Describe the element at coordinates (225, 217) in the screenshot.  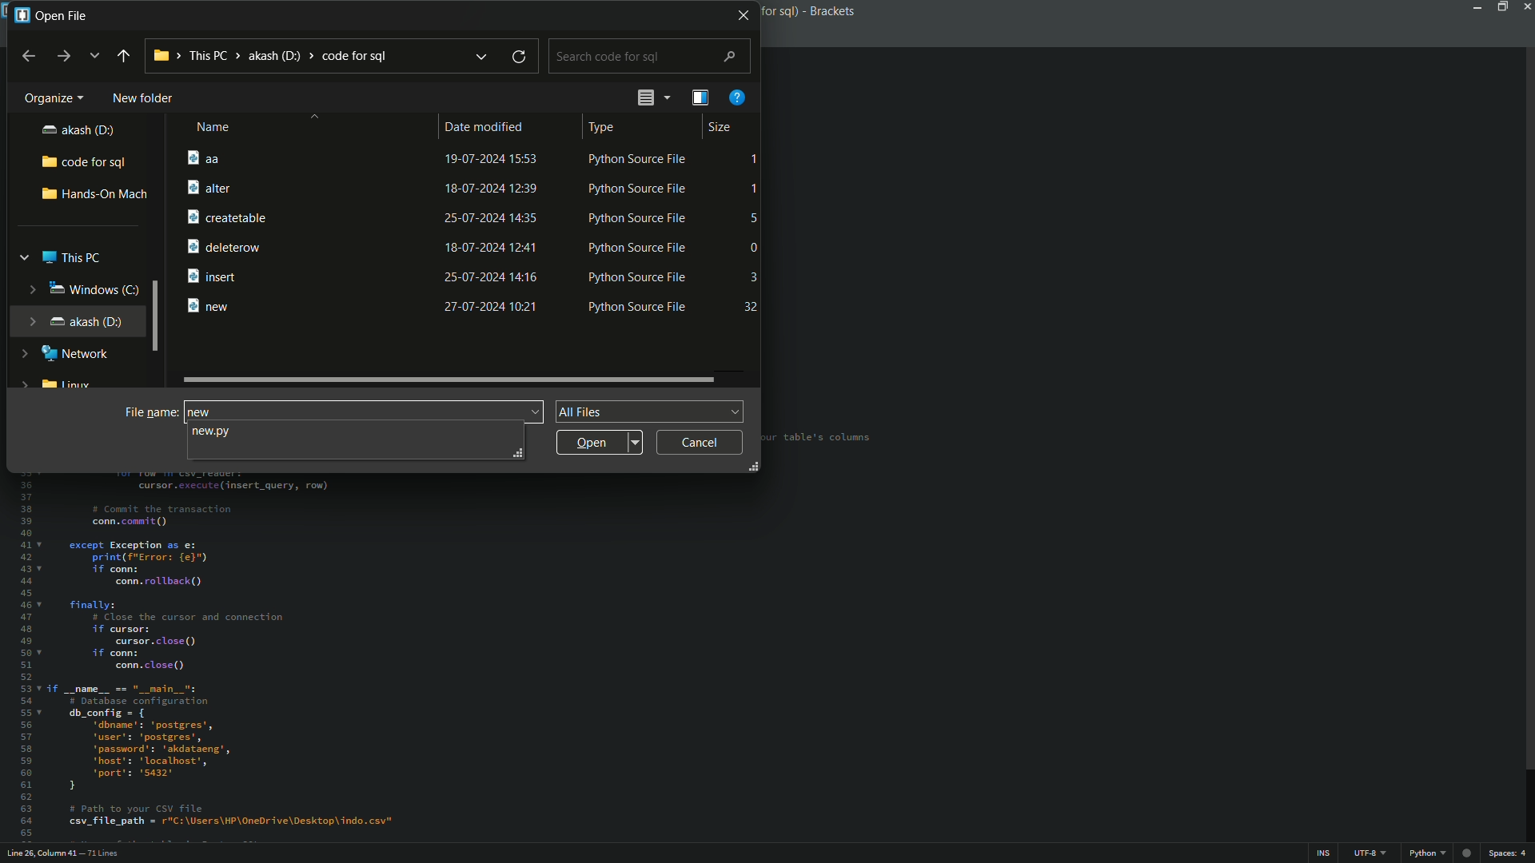
I see `createtable` at that location.